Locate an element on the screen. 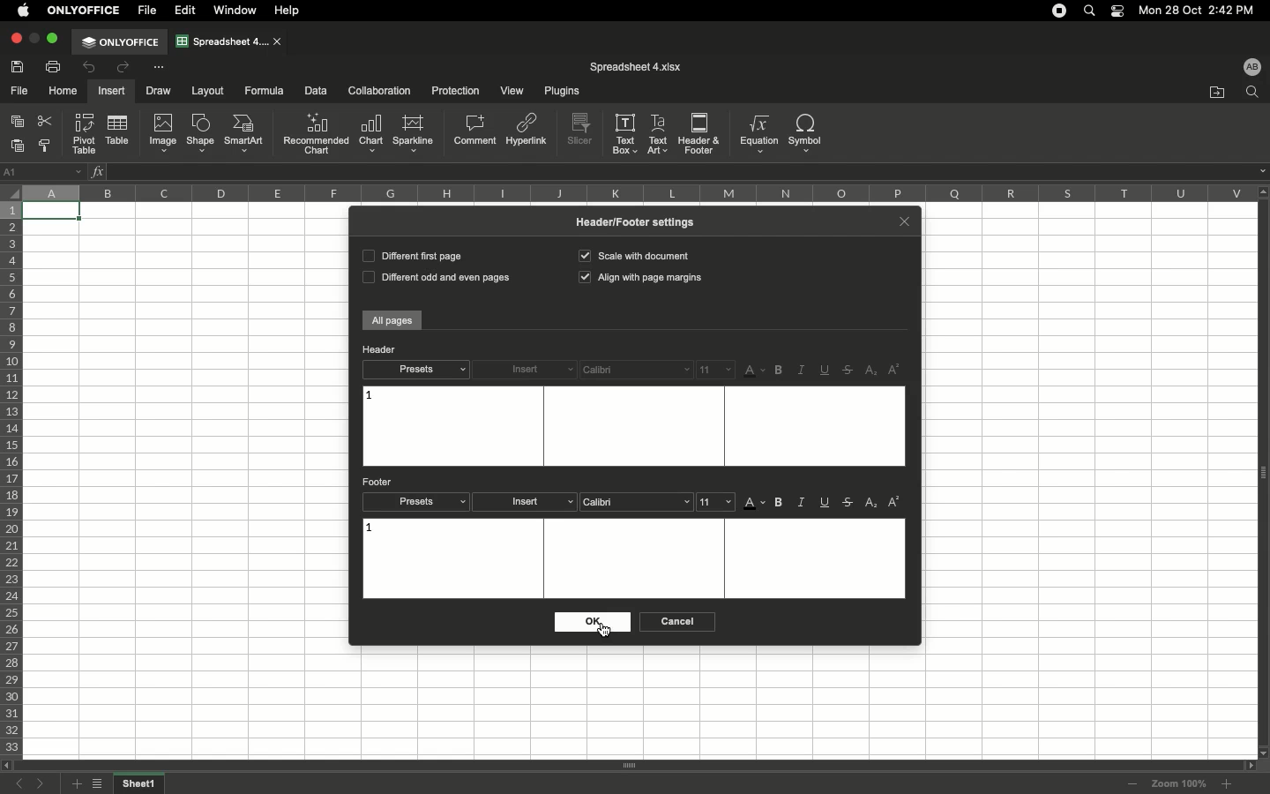  Zoom is located at coordinates (1179, 783).